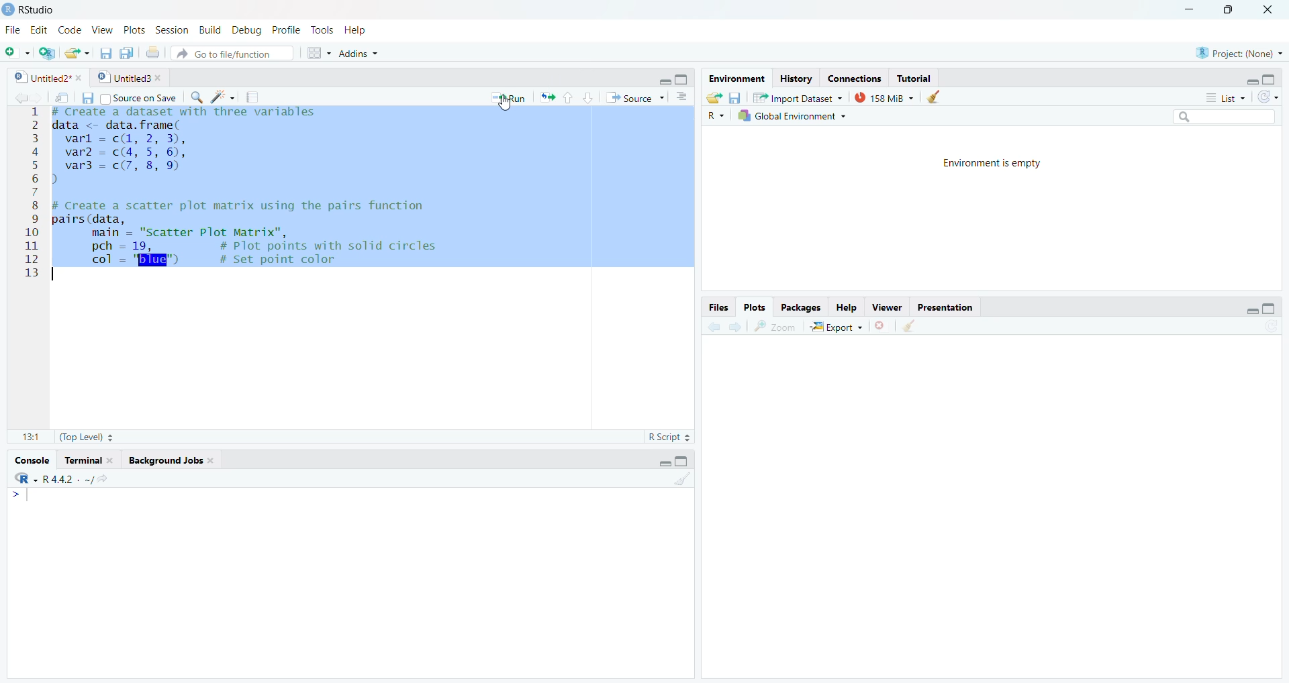 The image size is (1289, 683). I want to click on History, so click(794, 78).